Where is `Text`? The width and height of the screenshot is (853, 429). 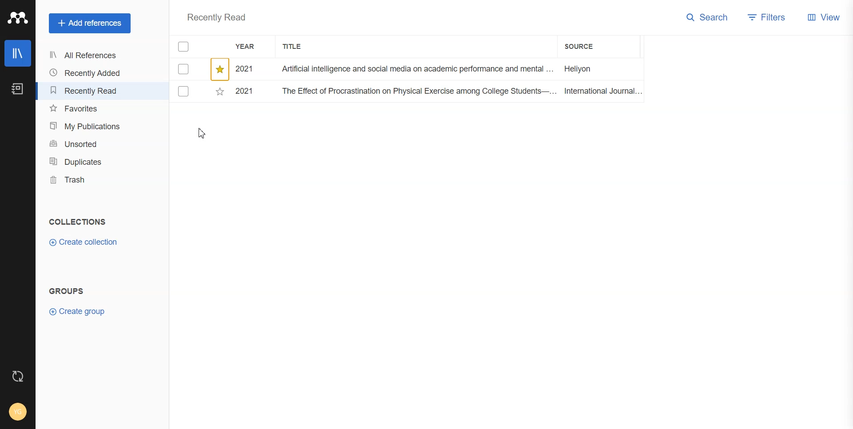 Text is located at coordinates (217, 17).